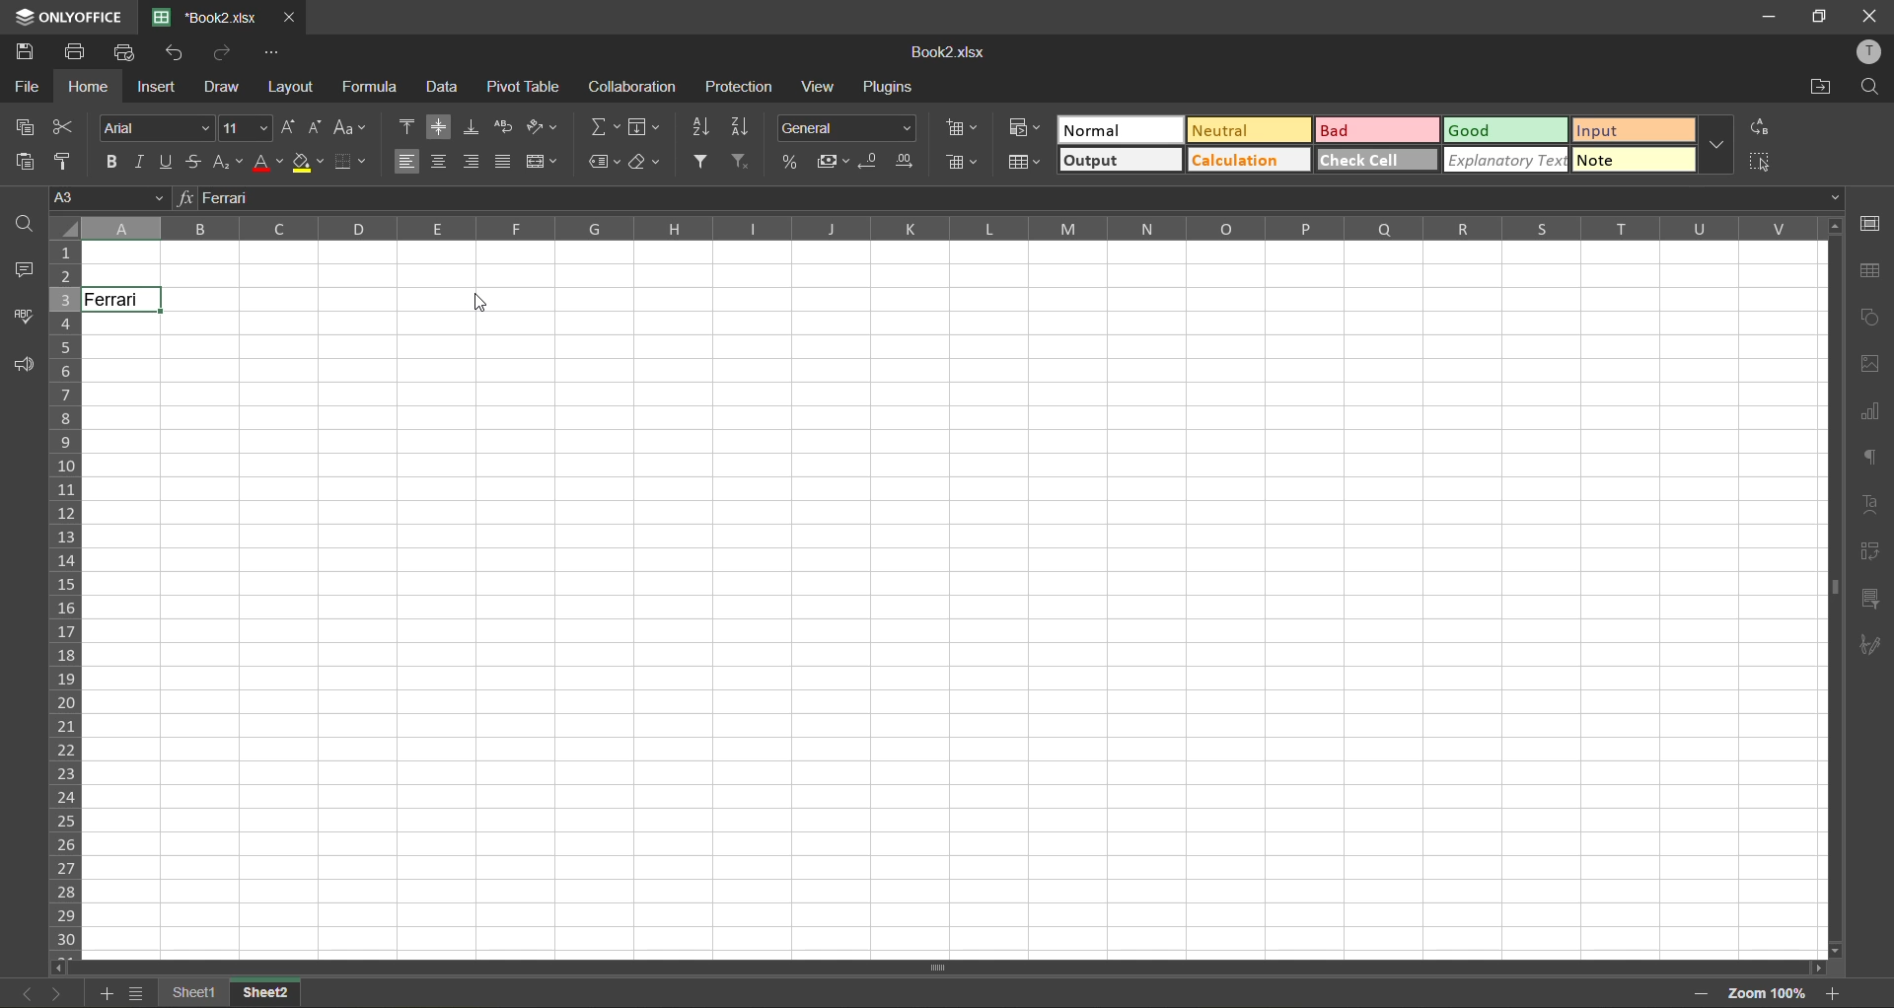 This screenshot has height=1008, width=1894. Describe the element at coordinates (169, 163) in the screenshot. I see `underline` at that location.